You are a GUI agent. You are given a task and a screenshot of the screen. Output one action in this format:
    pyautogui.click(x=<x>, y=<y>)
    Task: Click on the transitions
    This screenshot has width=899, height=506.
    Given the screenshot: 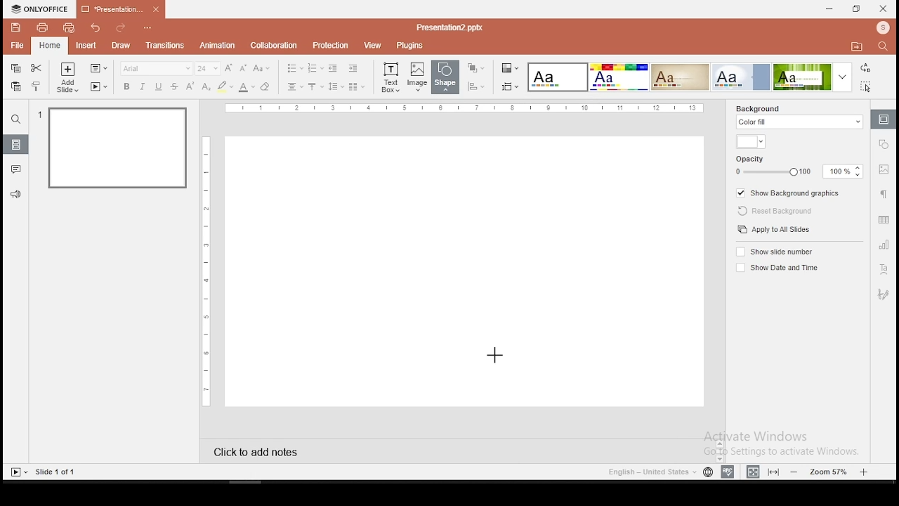 What is the action you would take?
    pyautogui.click(x=165, y=47)
    